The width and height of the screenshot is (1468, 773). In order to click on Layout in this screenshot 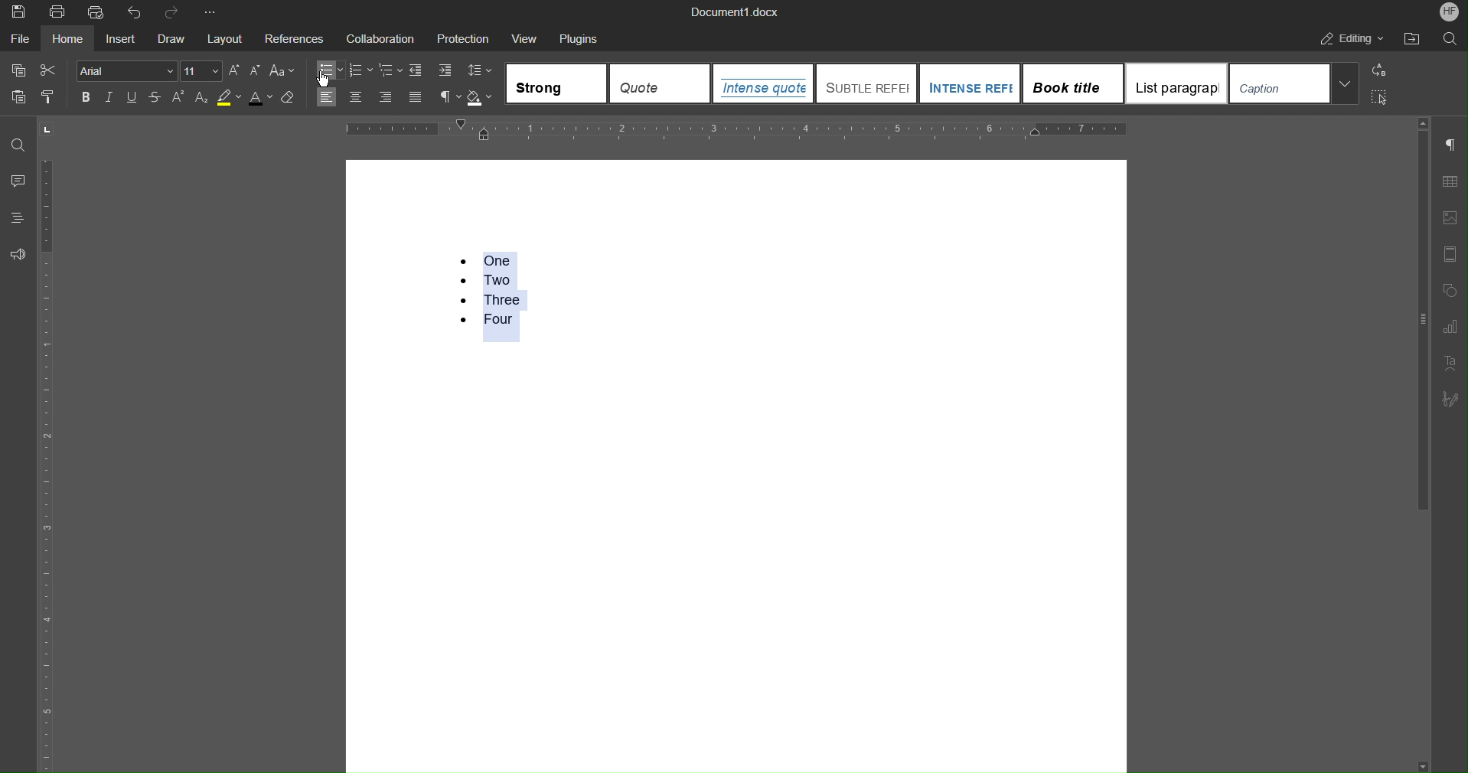, I will do `click(225, 35)`.